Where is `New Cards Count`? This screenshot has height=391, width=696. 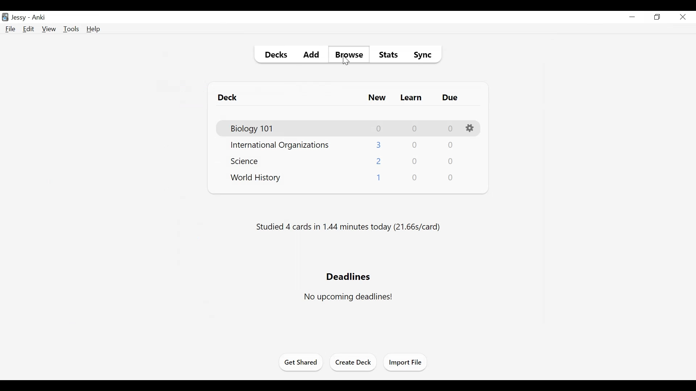
New Cards Count is located at coordinates (378, 178).